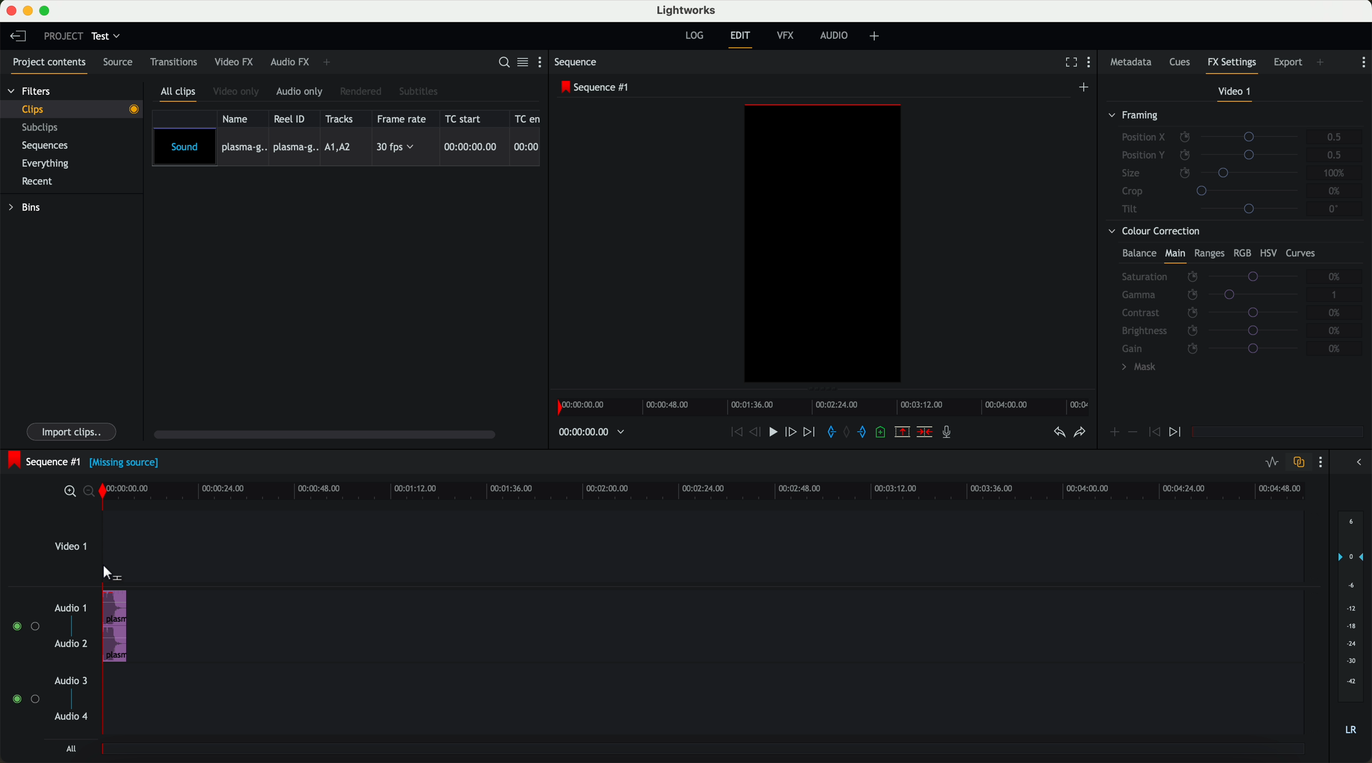  Describe the element at coordinates (46, 64) in the screenshot. I see `project contents` at that location.